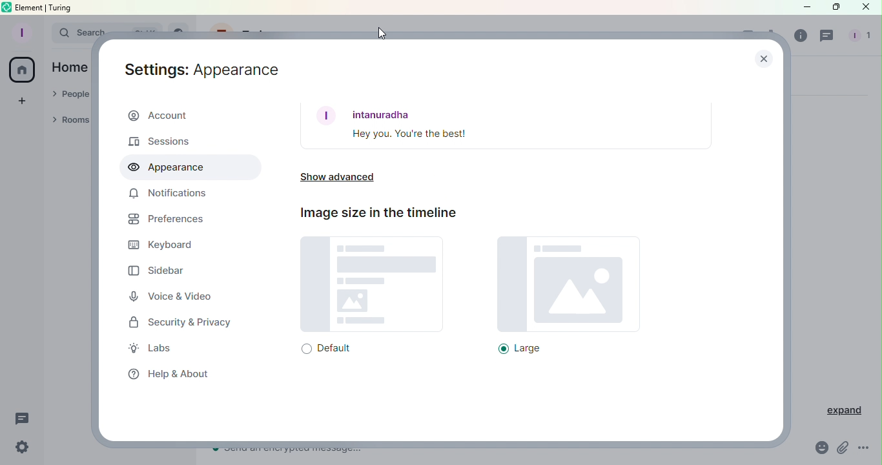  What do you see at coordinates (805, 7) in the screenshot?
I see `Minimize` at bounding box center [805, 7].